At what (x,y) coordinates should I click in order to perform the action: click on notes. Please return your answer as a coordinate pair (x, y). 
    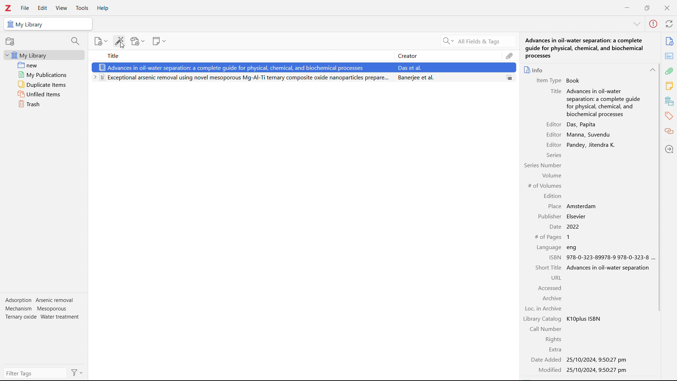
    Looking at the image, I should click on (670, 86).